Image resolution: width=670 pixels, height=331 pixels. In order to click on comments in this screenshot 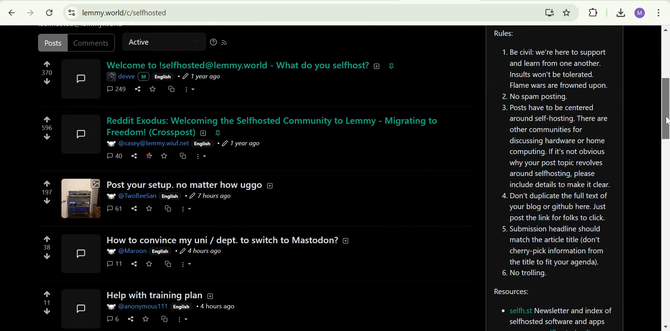, I will do `click(115, 90)`.